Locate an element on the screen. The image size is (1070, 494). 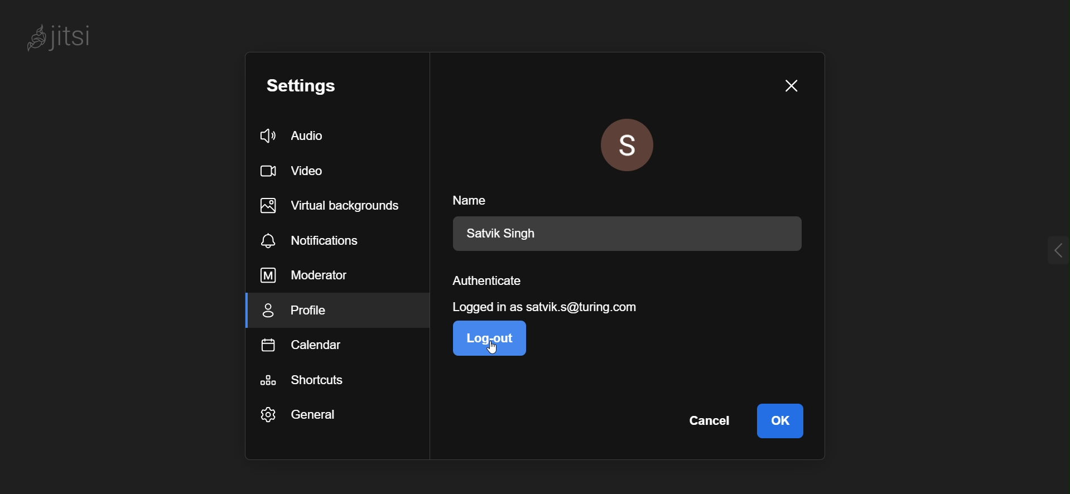
video is located at coordinates (296, 173).